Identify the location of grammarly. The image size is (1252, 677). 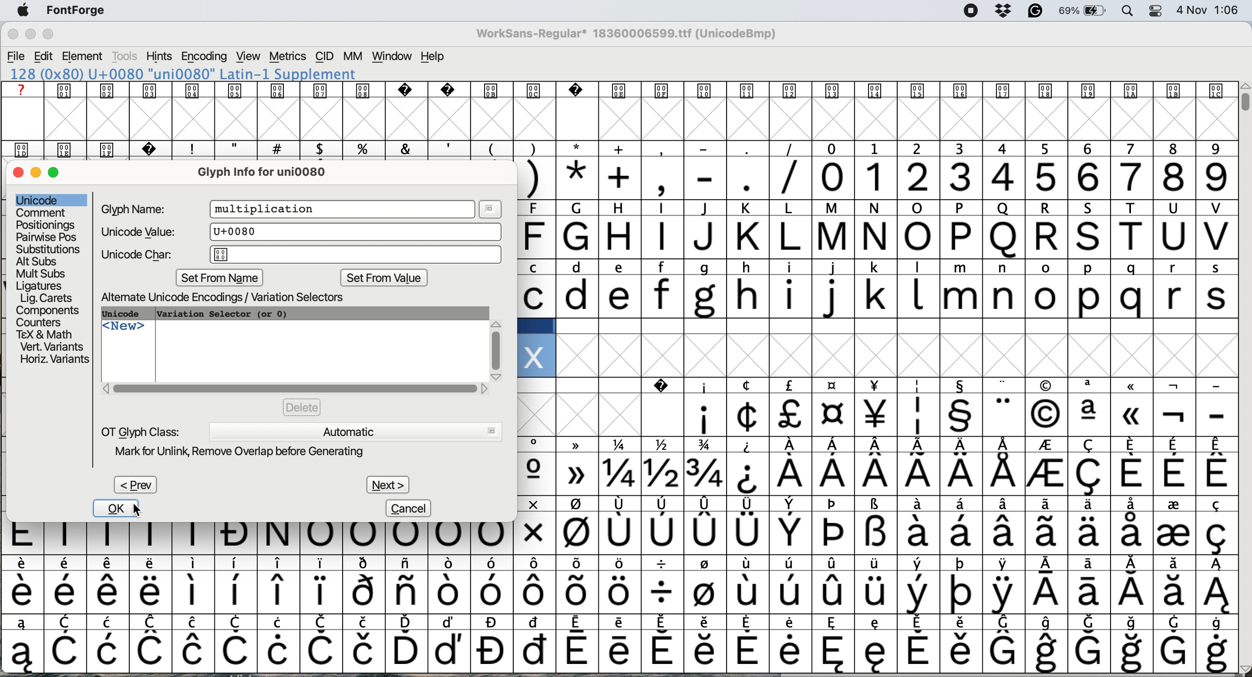
(1034, 11).